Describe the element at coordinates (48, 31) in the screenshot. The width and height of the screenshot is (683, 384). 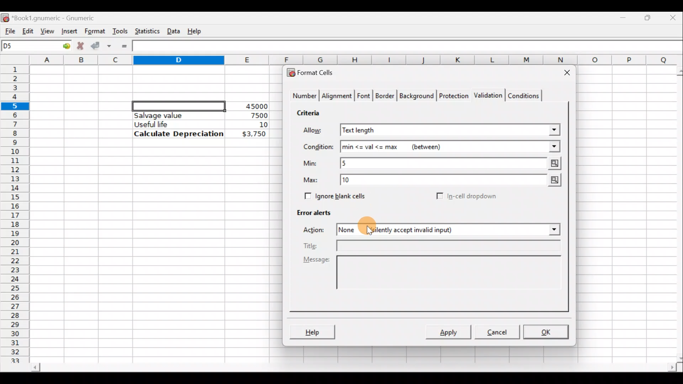
I see `View` at that location.